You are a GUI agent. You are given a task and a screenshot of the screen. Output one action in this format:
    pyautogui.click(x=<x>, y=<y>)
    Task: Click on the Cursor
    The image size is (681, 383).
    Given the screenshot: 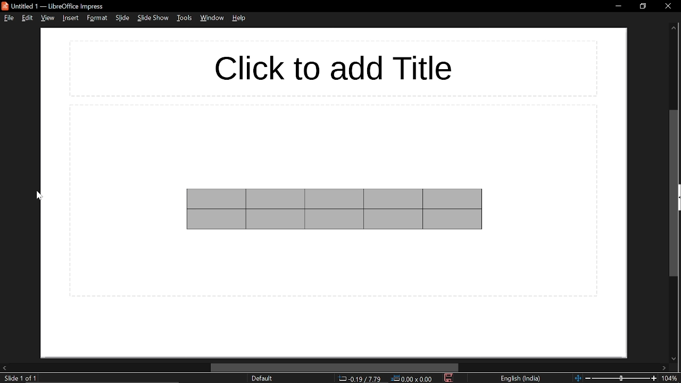 What is the action you would take?
    pyautogui.click(x=39, y=196)
    